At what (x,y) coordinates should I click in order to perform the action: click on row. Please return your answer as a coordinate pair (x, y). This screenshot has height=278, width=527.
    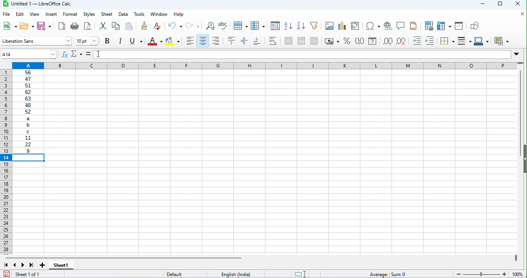
    Looking at the image, I should click on (240, 25).